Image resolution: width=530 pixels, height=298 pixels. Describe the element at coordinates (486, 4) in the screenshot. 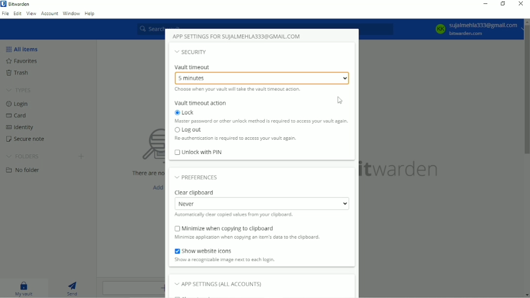

I see `Minimize` at that location.